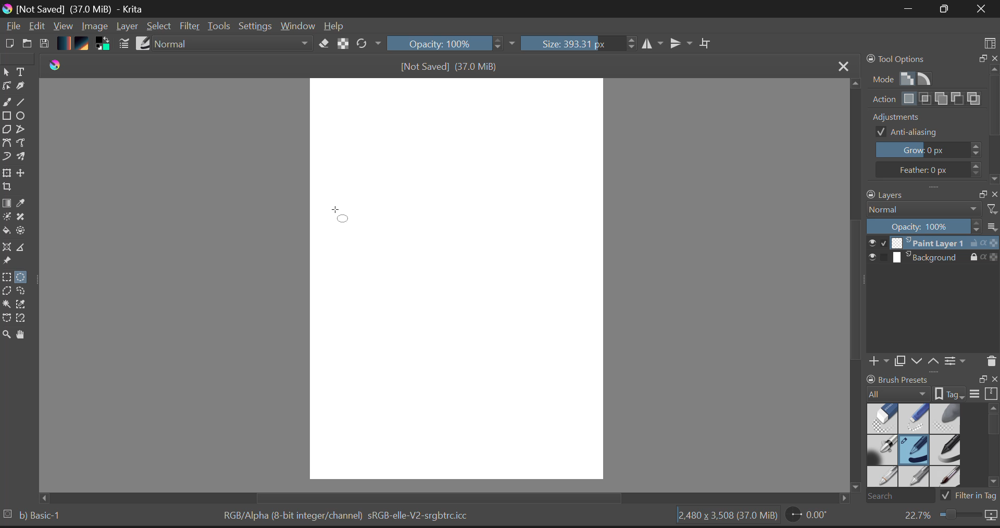 This screenshot has height=528, width=1000. I want to click on Bezier Curve, so click(7, 318).